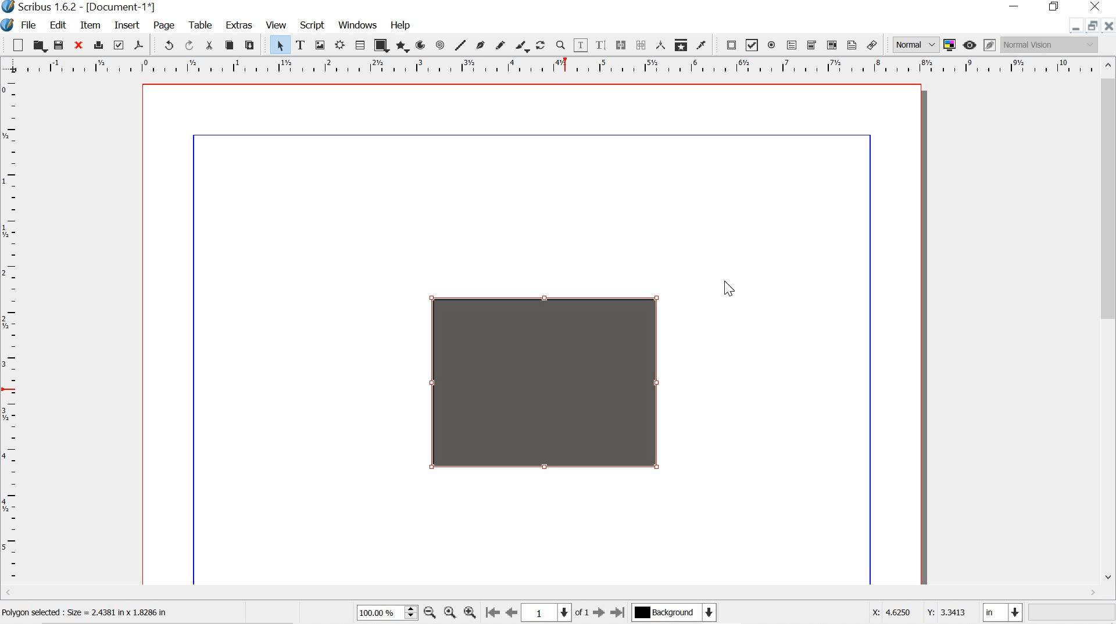  What do you see at coordinates (313, 26) in the screenshot?
I see `script` at bounding box center [313, 26].